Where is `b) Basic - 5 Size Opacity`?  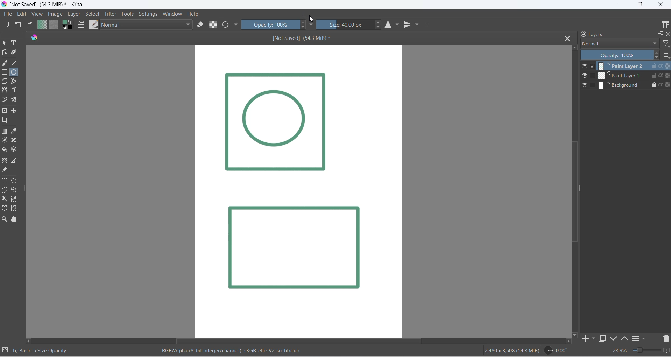 b) Basic - 5 Size Opacity is located at coordinates (44, 351).